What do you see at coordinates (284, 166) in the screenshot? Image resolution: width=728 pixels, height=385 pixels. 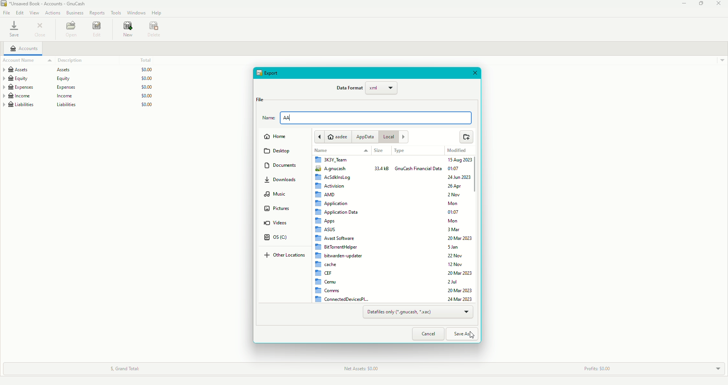 I see `Documents` at bounding box center [284, 166].